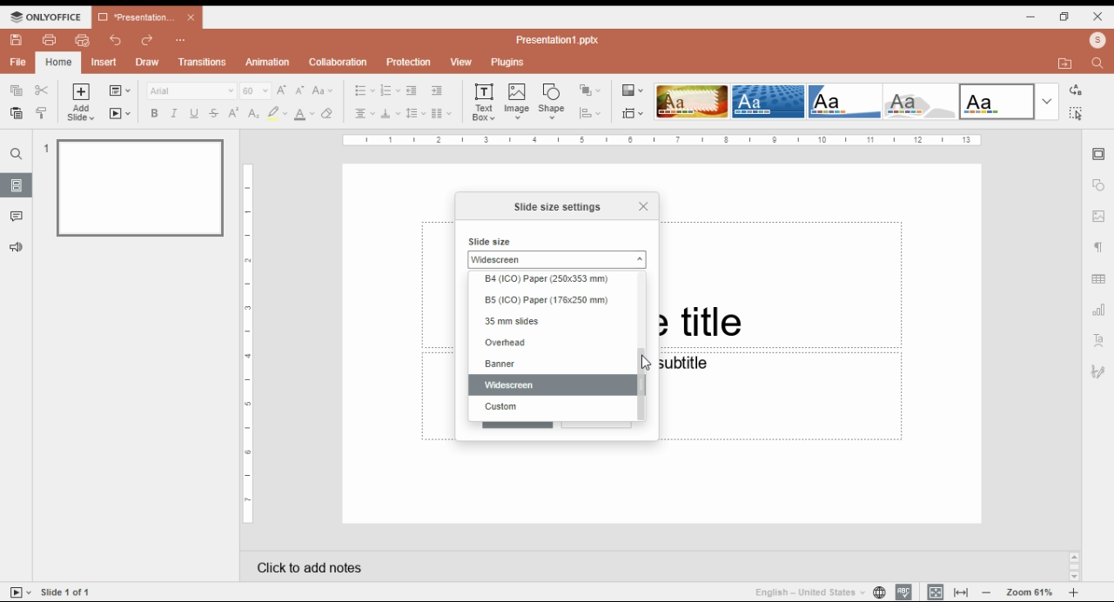 This screenshot has width=1114, height=602. Describe the element at coordinates (556, 259) in the screenshot. I see `Widescreen` at that location.